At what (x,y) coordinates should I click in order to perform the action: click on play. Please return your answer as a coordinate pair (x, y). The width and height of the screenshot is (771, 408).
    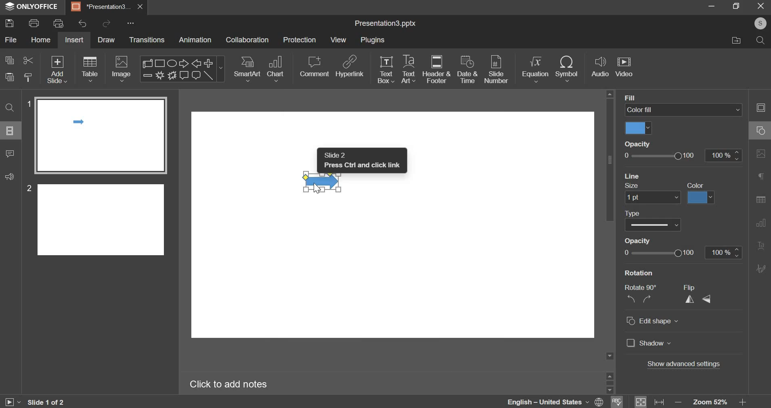
    Looking at the image, I should click on (12, 402).